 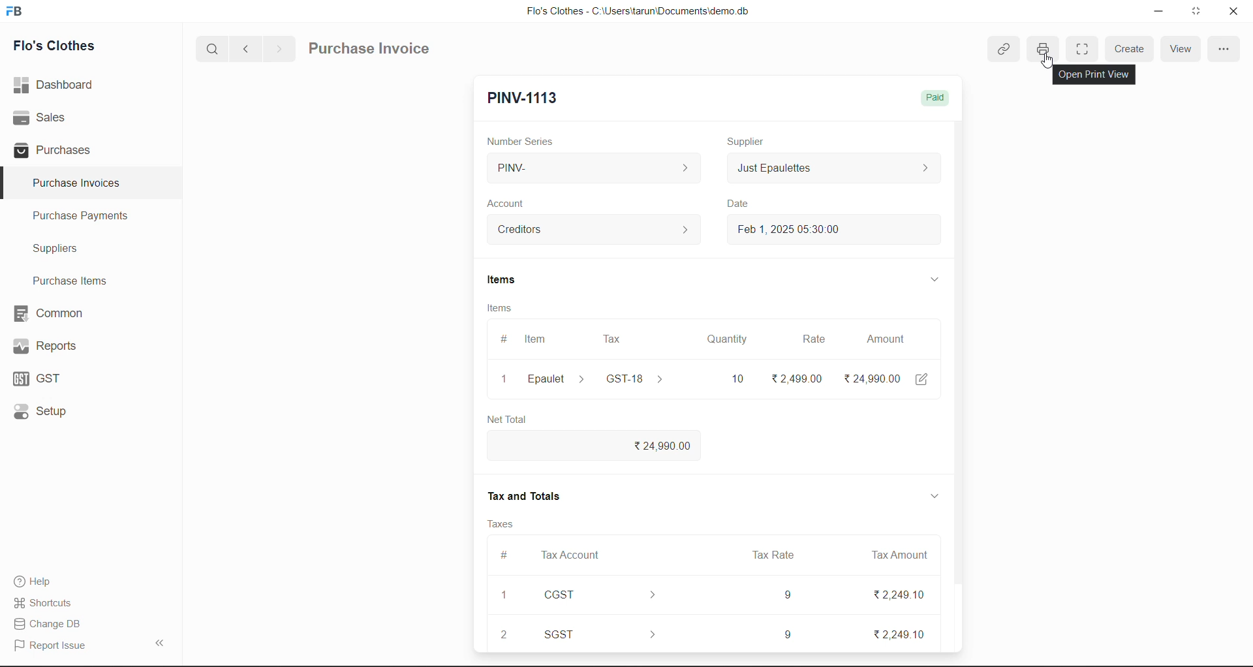 What do you see at coordinates (54, 644) in the screenshot?
I see `Report Issue` at bounding box center [54, 644].